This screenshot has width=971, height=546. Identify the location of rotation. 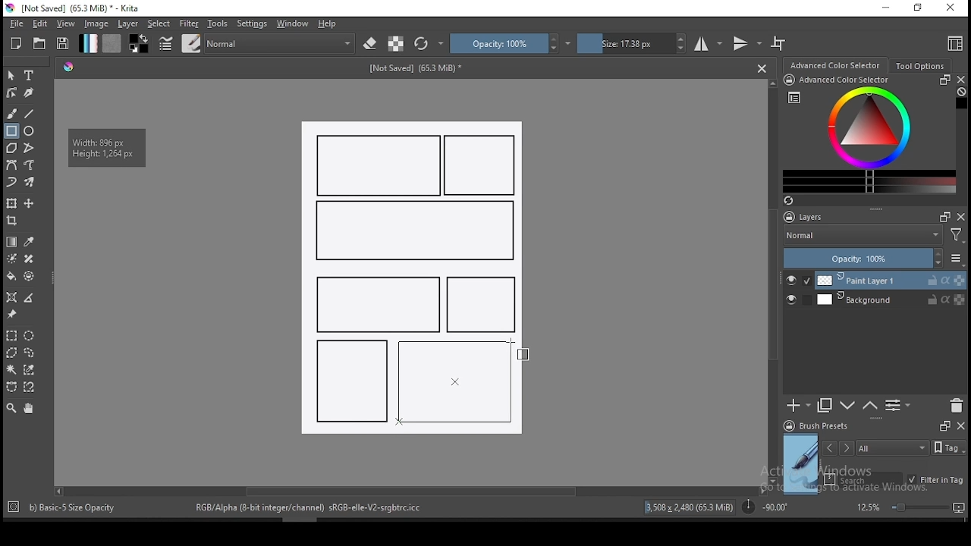
(765, 506).